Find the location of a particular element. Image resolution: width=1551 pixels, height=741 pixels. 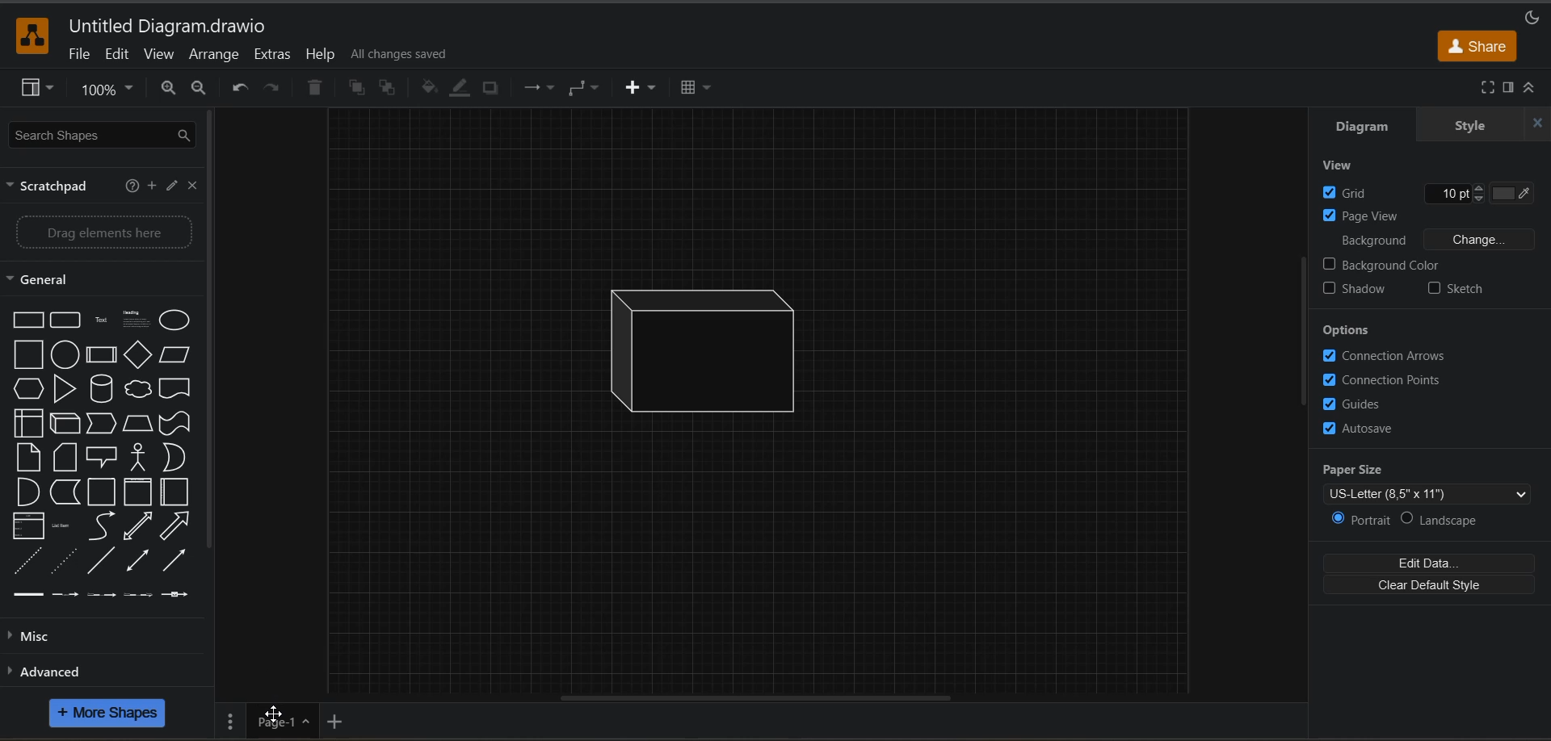

advanced is located at coordinates (48, 671).